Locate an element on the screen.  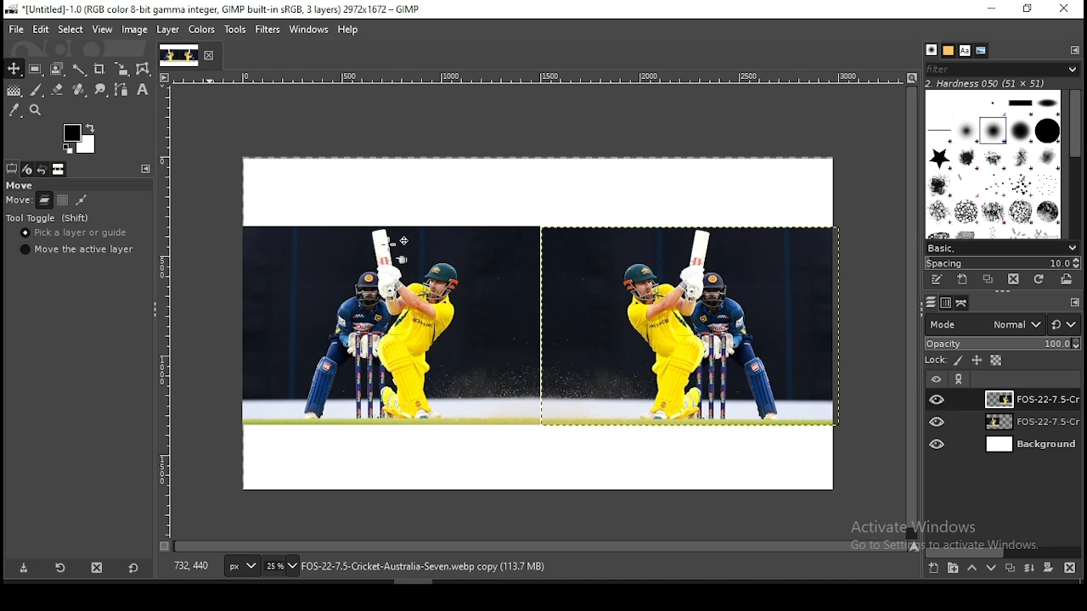
Minimise  is located at coordinates (991, 8).